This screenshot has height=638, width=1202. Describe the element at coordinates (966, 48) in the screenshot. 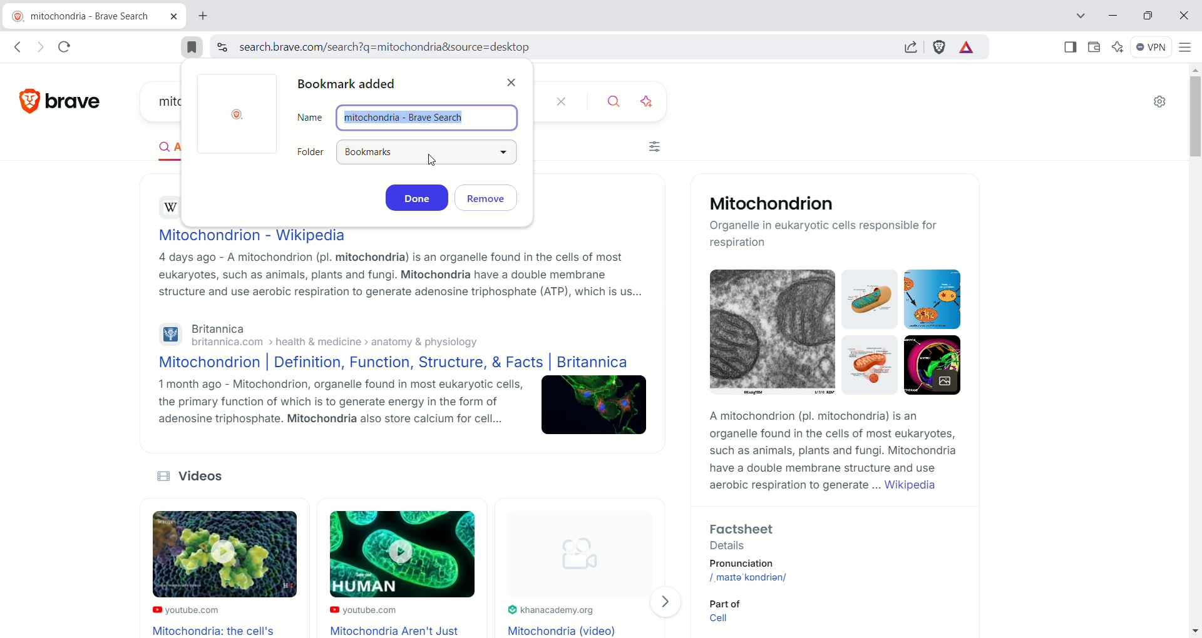

I see `rewards` at that location.